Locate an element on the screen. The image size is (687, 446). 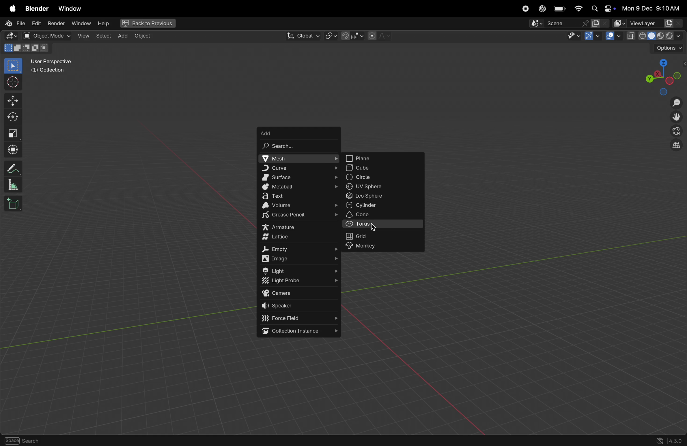
window is located at coordinates (81, 23).